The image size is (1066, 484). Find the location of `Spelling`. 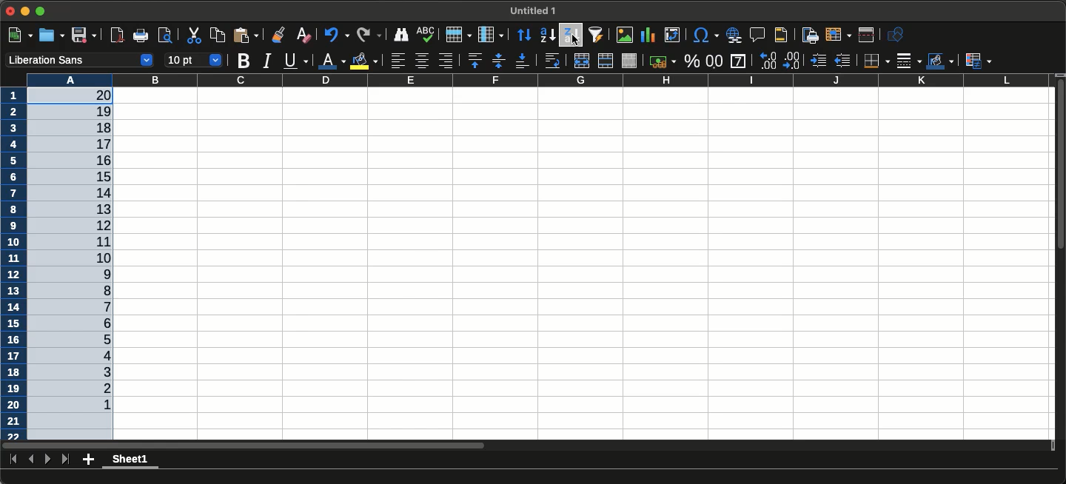

Spelling is located at coordinates (425, 33).